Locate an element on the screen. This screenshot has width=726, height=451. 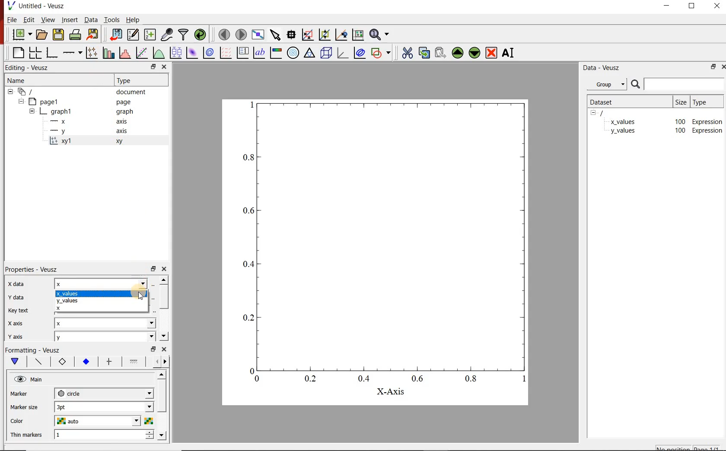
error bar line is located at coordinates (111, 362).